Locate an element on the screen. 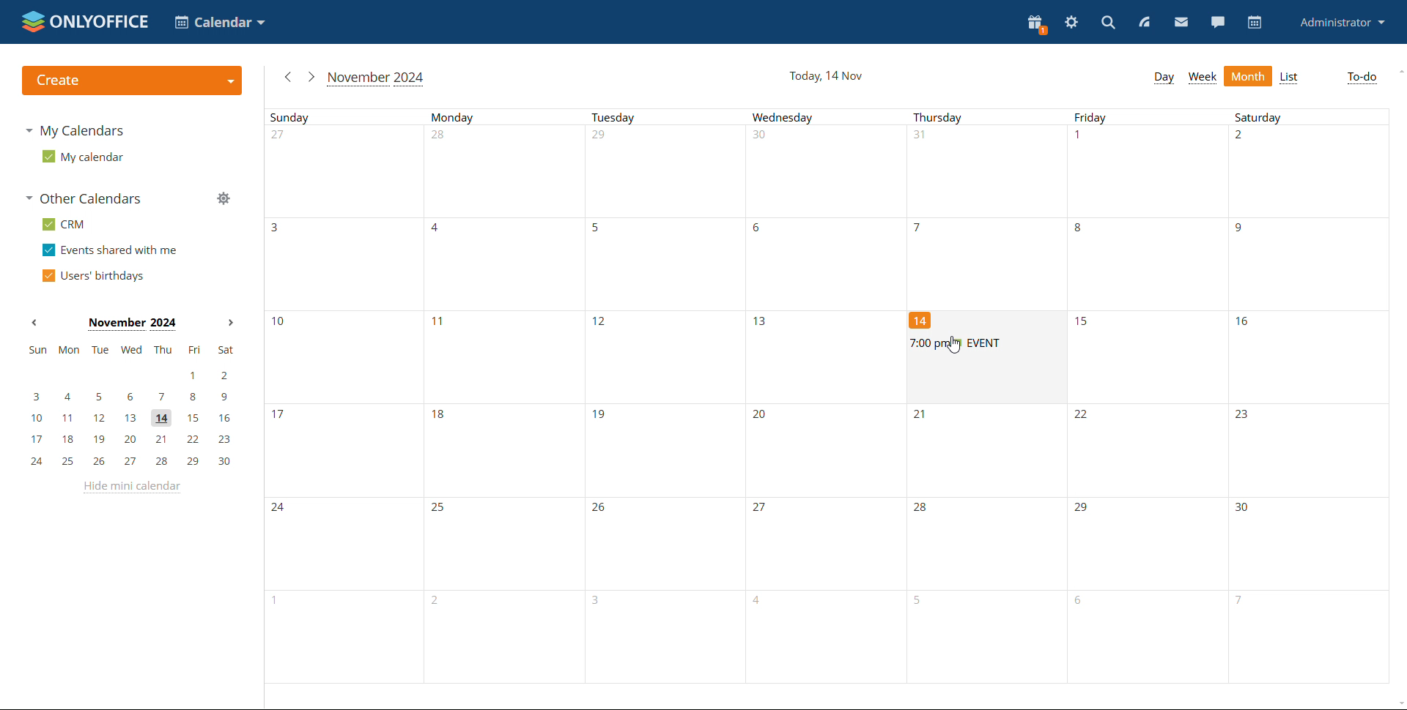  number is located at coordinates (1083, 323).